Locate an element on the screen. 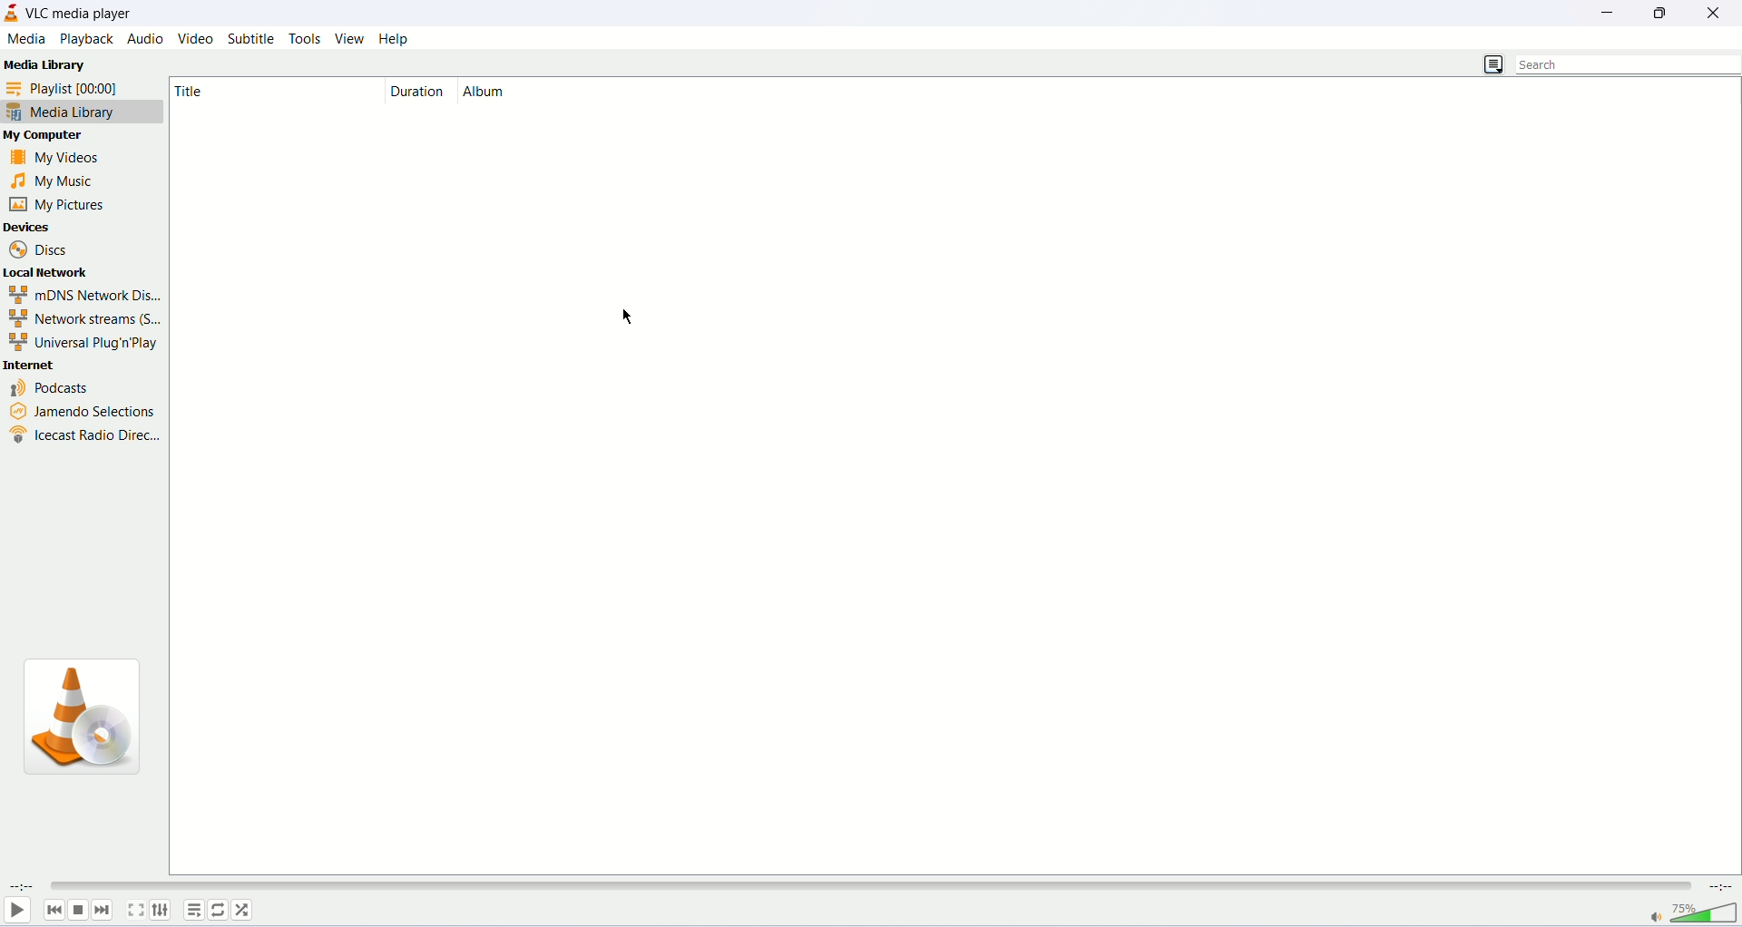  my pictures is located at coordinates (56, 204).